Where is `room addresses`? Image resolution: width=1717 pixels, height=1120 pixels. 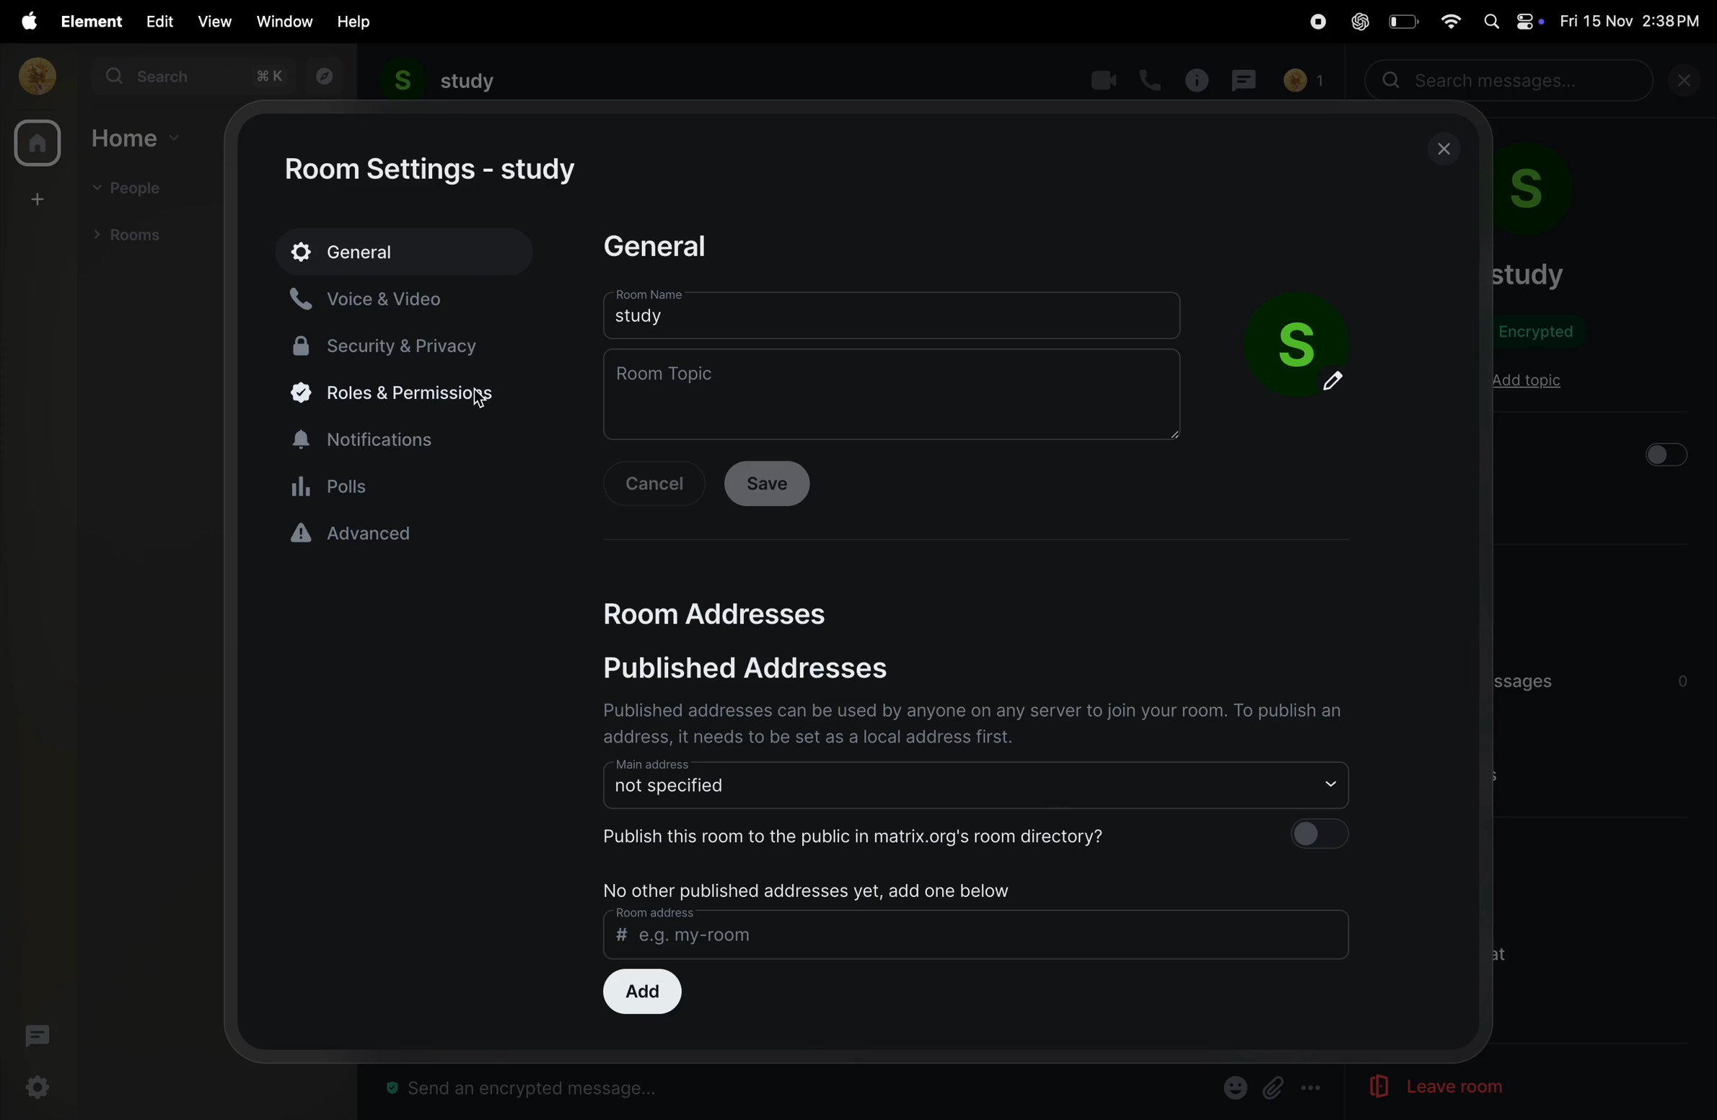
room addresses is located at coordinates (730, 609).